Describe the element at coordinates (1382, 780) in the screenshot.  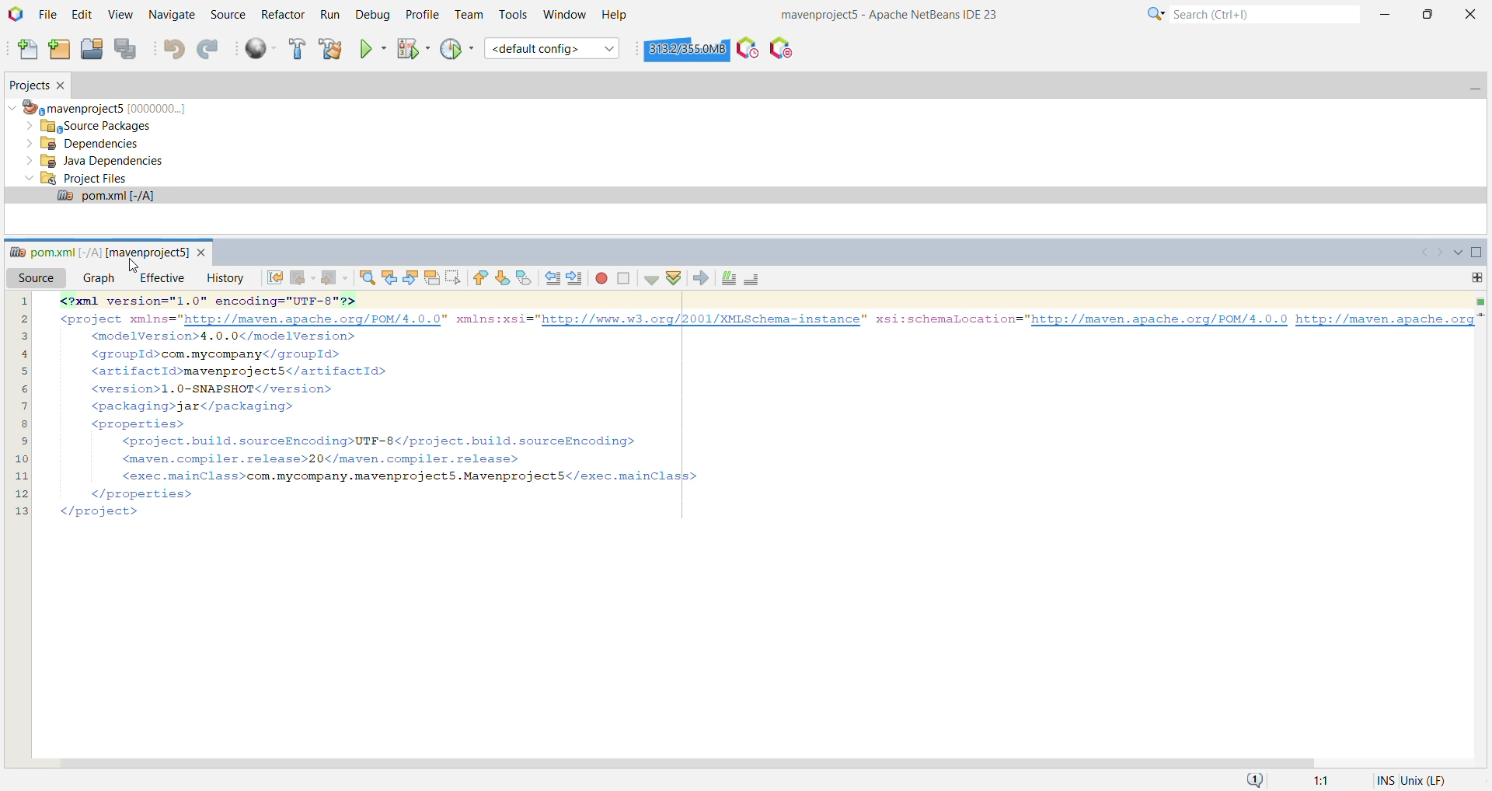
I see `Insert Mode` at that location.